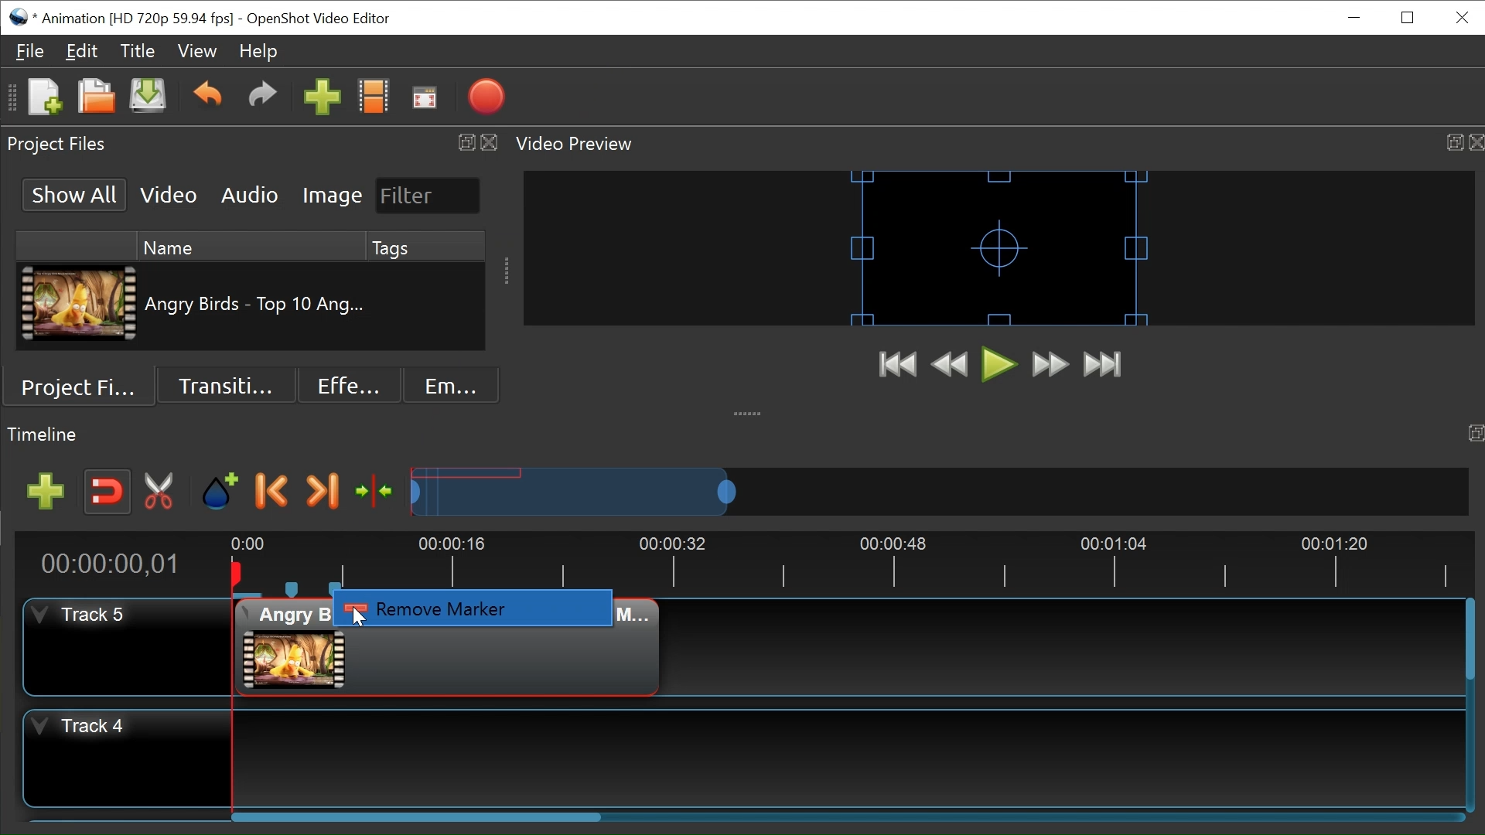 This screenshot has width=1485, height=835. What do you see at coordinates (250, 247) in the screenshot?
I see `Name` at bounding box center [250, 247].